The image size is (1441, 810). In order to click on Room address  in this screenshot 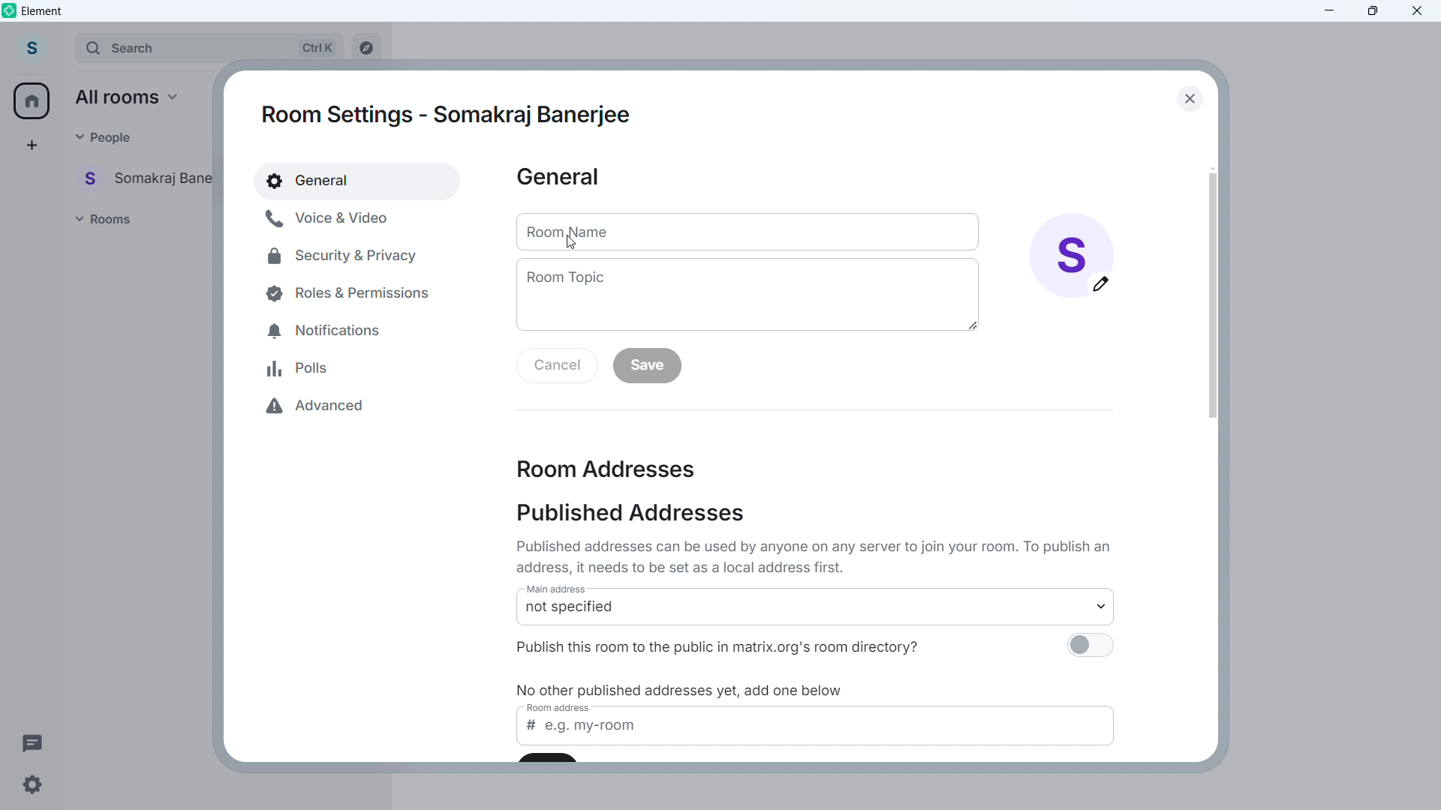, I will do `click(606, 468)`.